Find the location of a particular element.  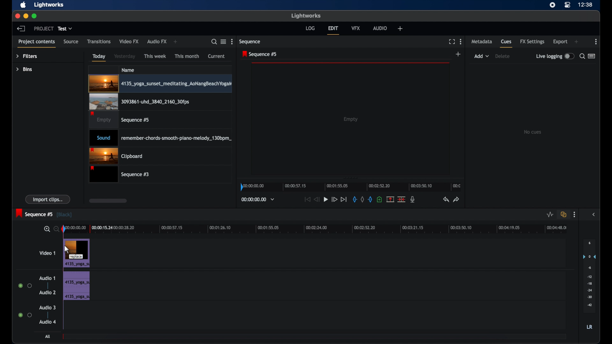

delete is located at coordinates (504, 56).